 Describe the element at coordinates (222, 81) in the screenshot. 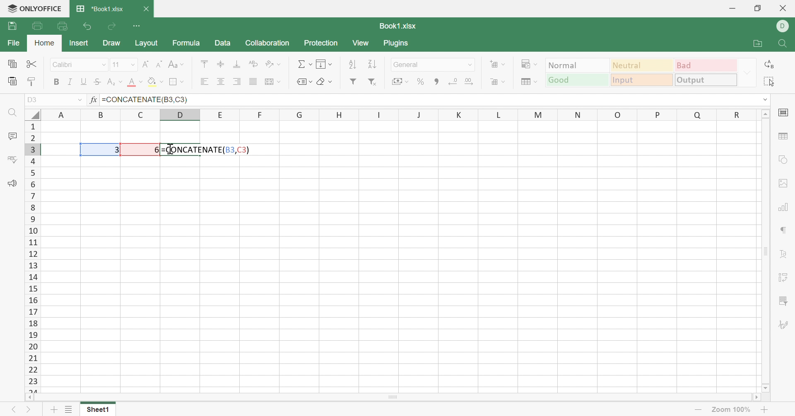

I see `Align center` at that location.